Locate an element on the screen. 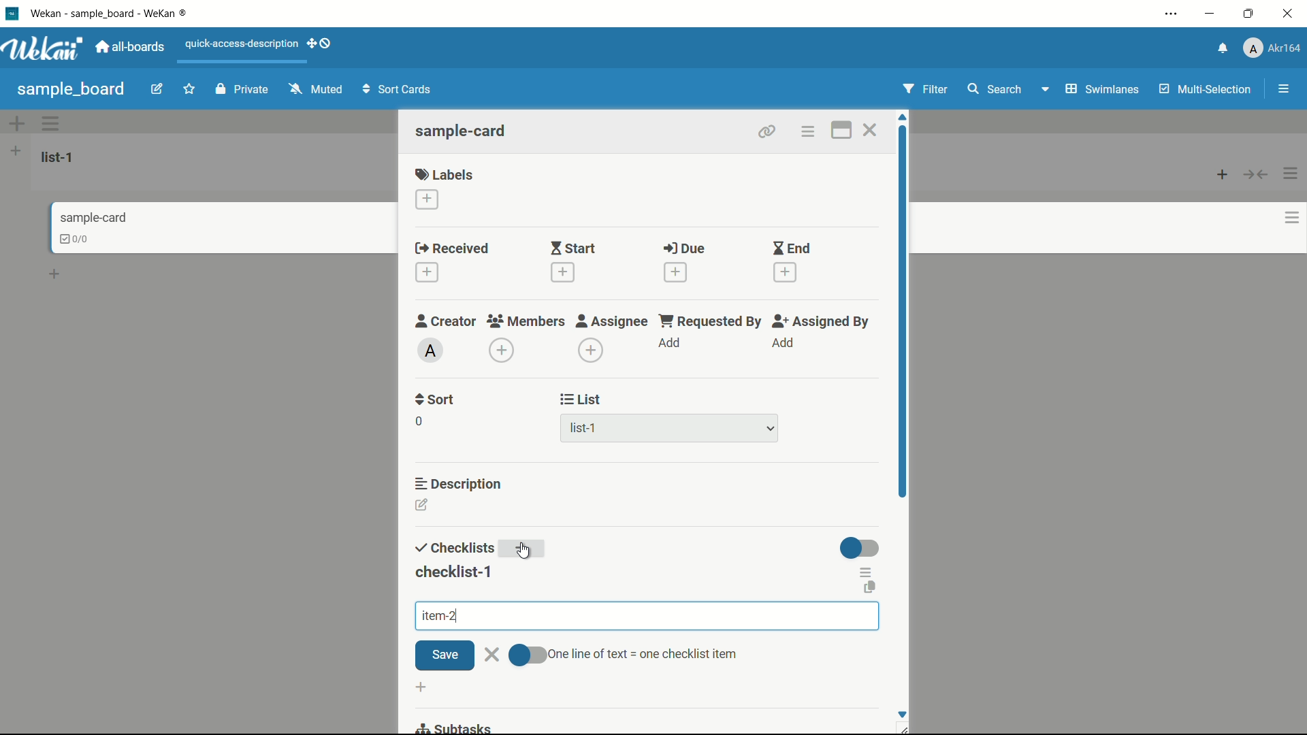 This screenshot has height=735, width=1307. quick-access-description is located at coordinates (242, 44).